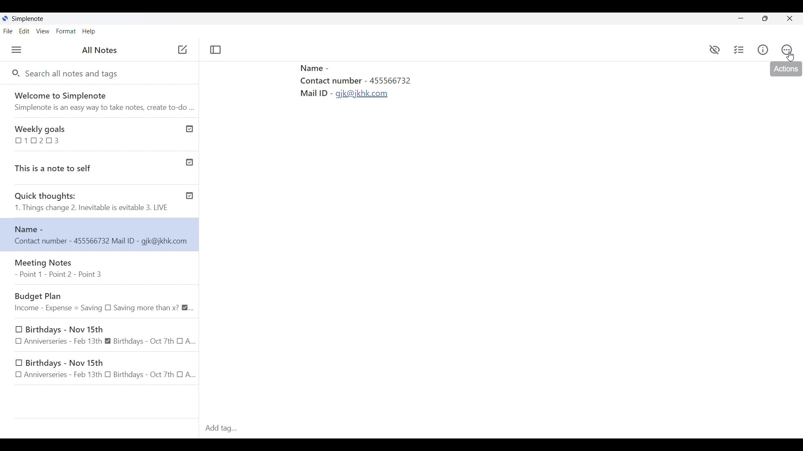 The width and height of the screenshot is (803, 451). Describe the element at coordinates (100, 50) in the screenshot. I see `Title of left panel` at that location.